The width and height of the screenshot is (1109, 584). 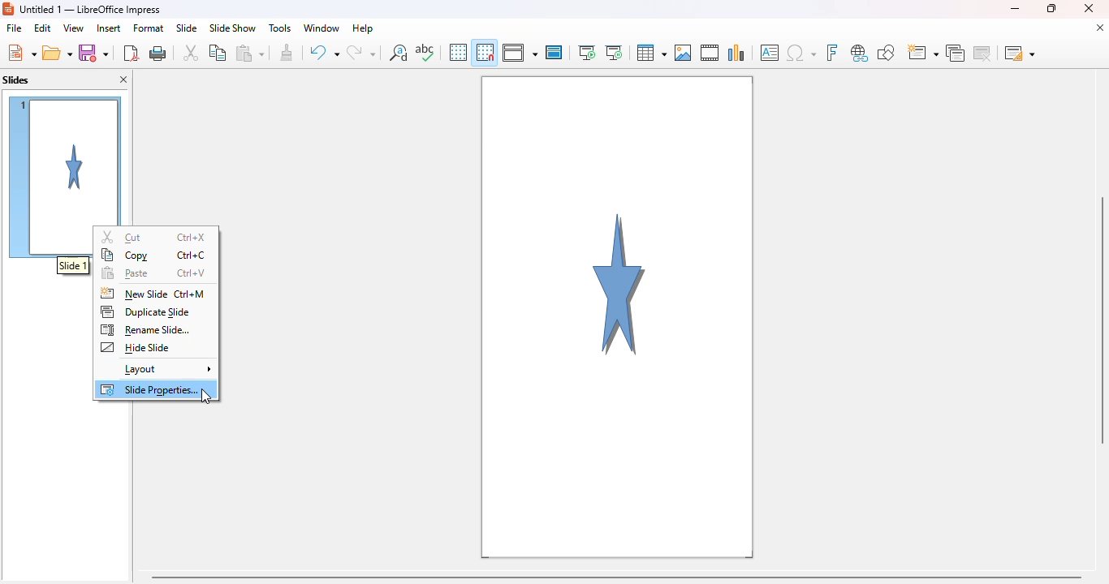 What do you see at coordinates (278, 28) in the screenshot?
I see `tools` at bounding box center [278, 28].